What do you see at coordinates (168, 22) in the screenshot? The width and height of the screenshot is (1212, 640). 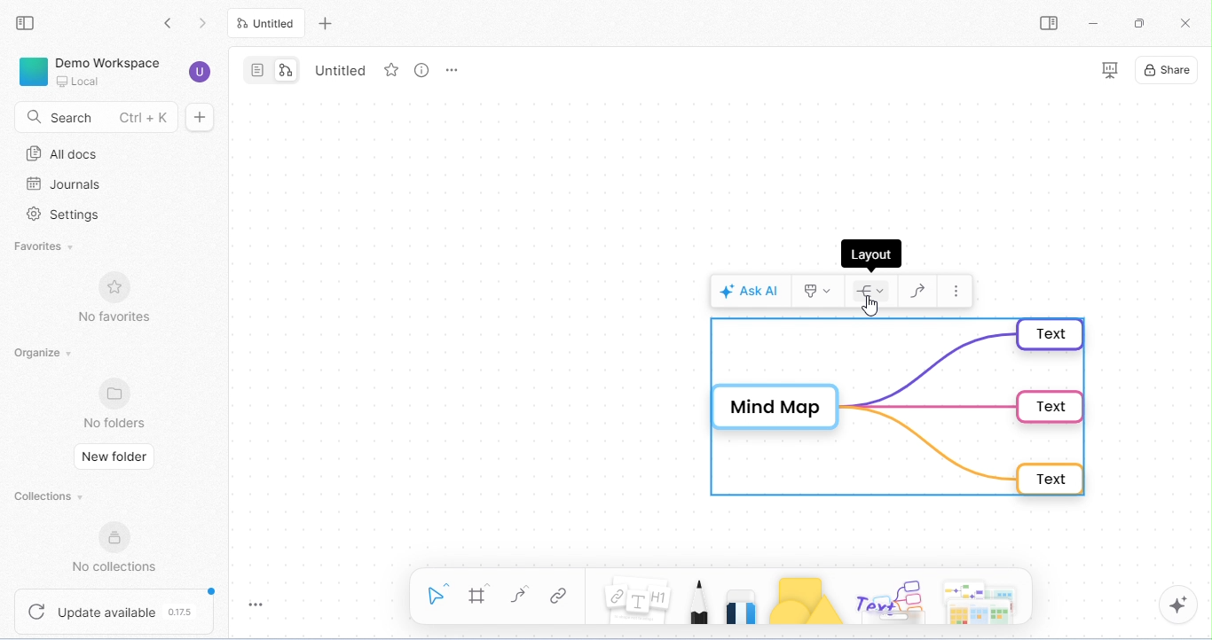 I see `go back` at bounding box center [168, 22].